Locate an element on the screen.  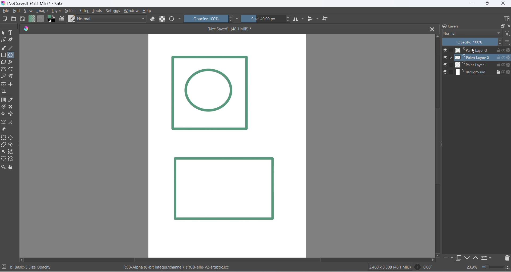
b) Basic - 5 Size Opacity is located at coordinates (33, 267).